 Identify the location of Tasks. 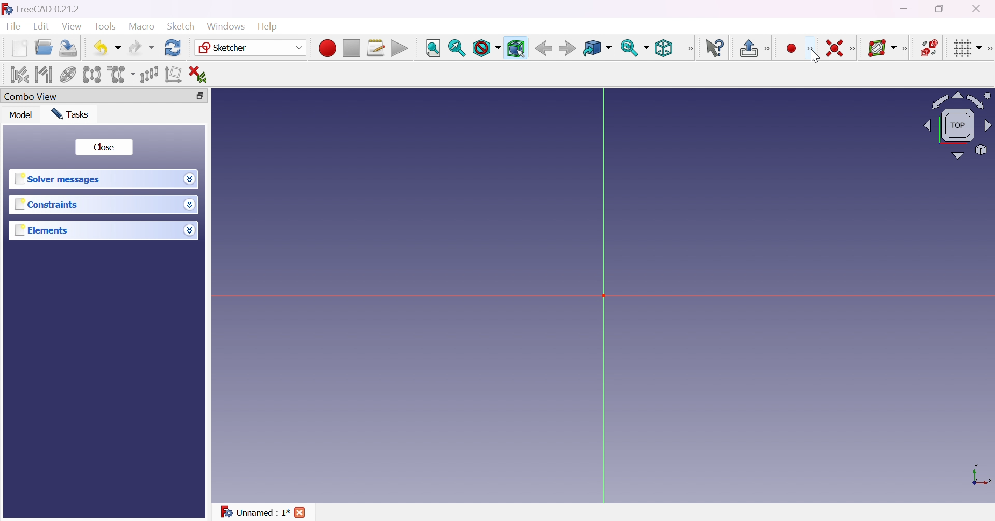
(72, 114).